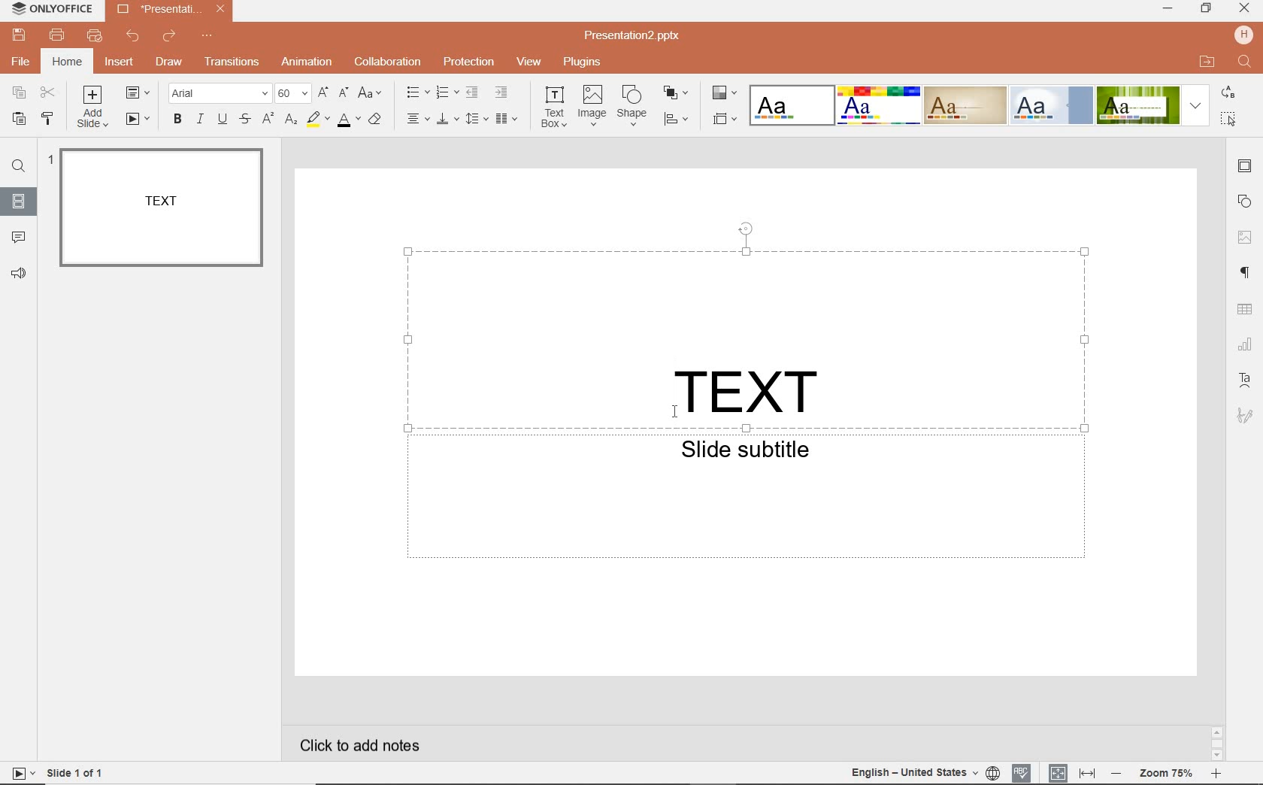 The width and height of the screenshot is (1263, 785). I want to click on CLICK TO ADD NOTES, so click(372, 745).